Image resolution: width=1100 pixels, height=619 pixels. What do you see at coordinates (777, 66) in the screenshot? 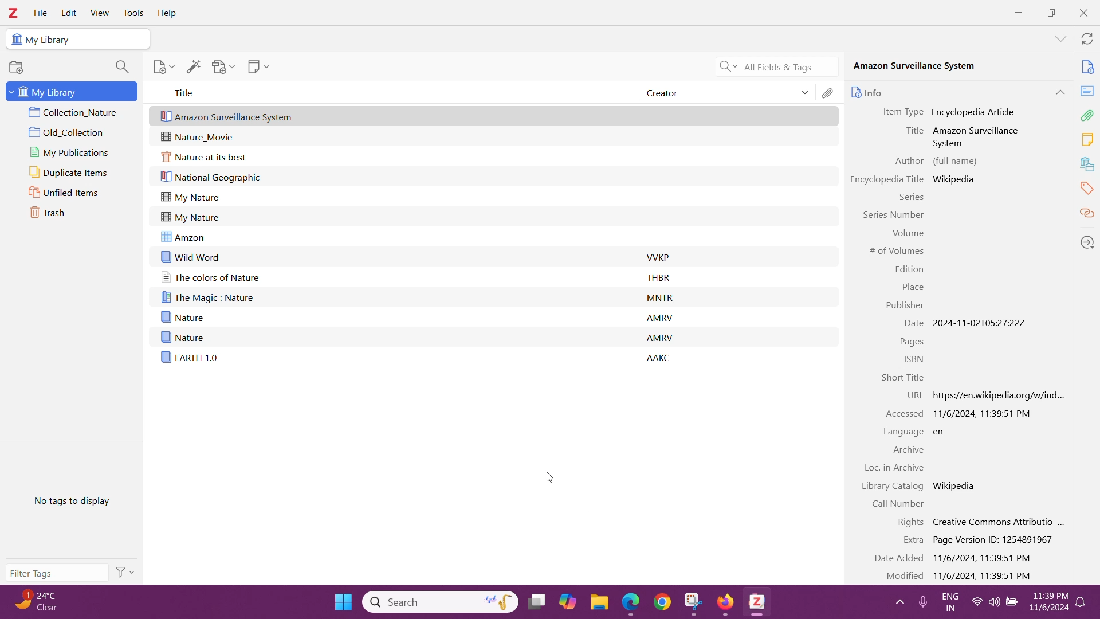
I see `Search` at bounding box center [777, 66].